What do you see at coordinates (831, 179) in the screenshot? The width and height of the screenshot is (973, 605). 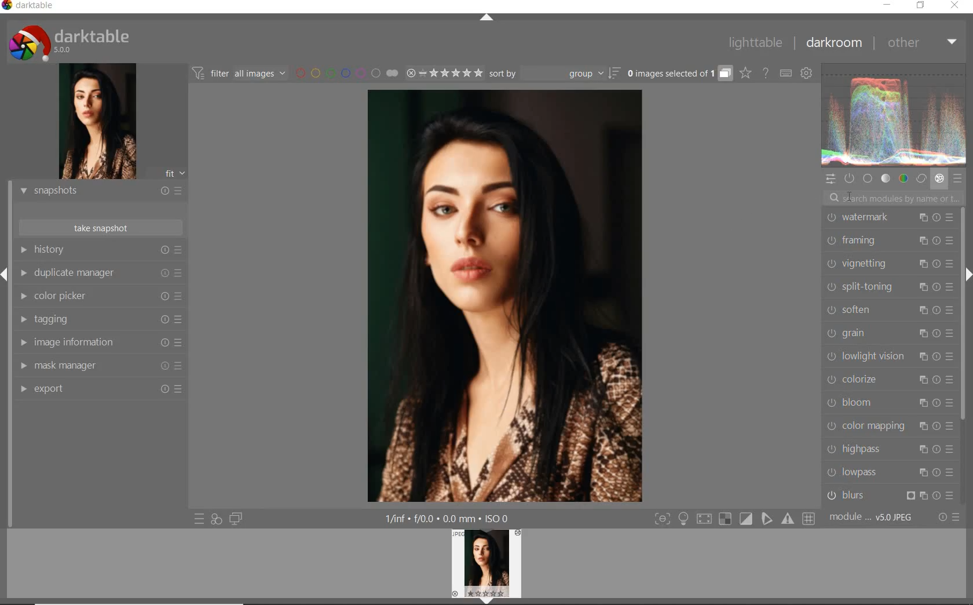 I see `quick access panel` at bounding box center [831, 179].